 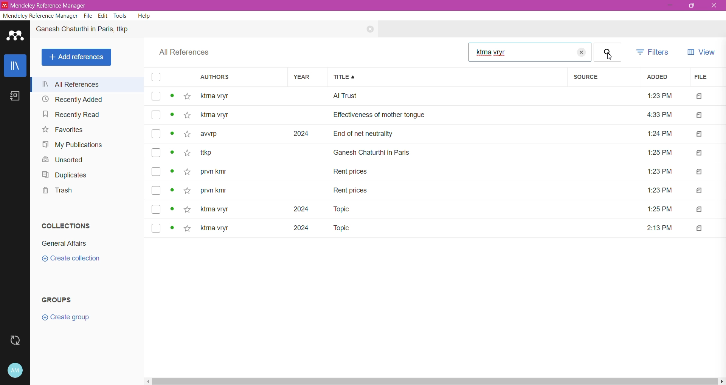 What do you see at coordinates (700, 53) in the screenshot?
I see `View` at bounding box center [700, 53].